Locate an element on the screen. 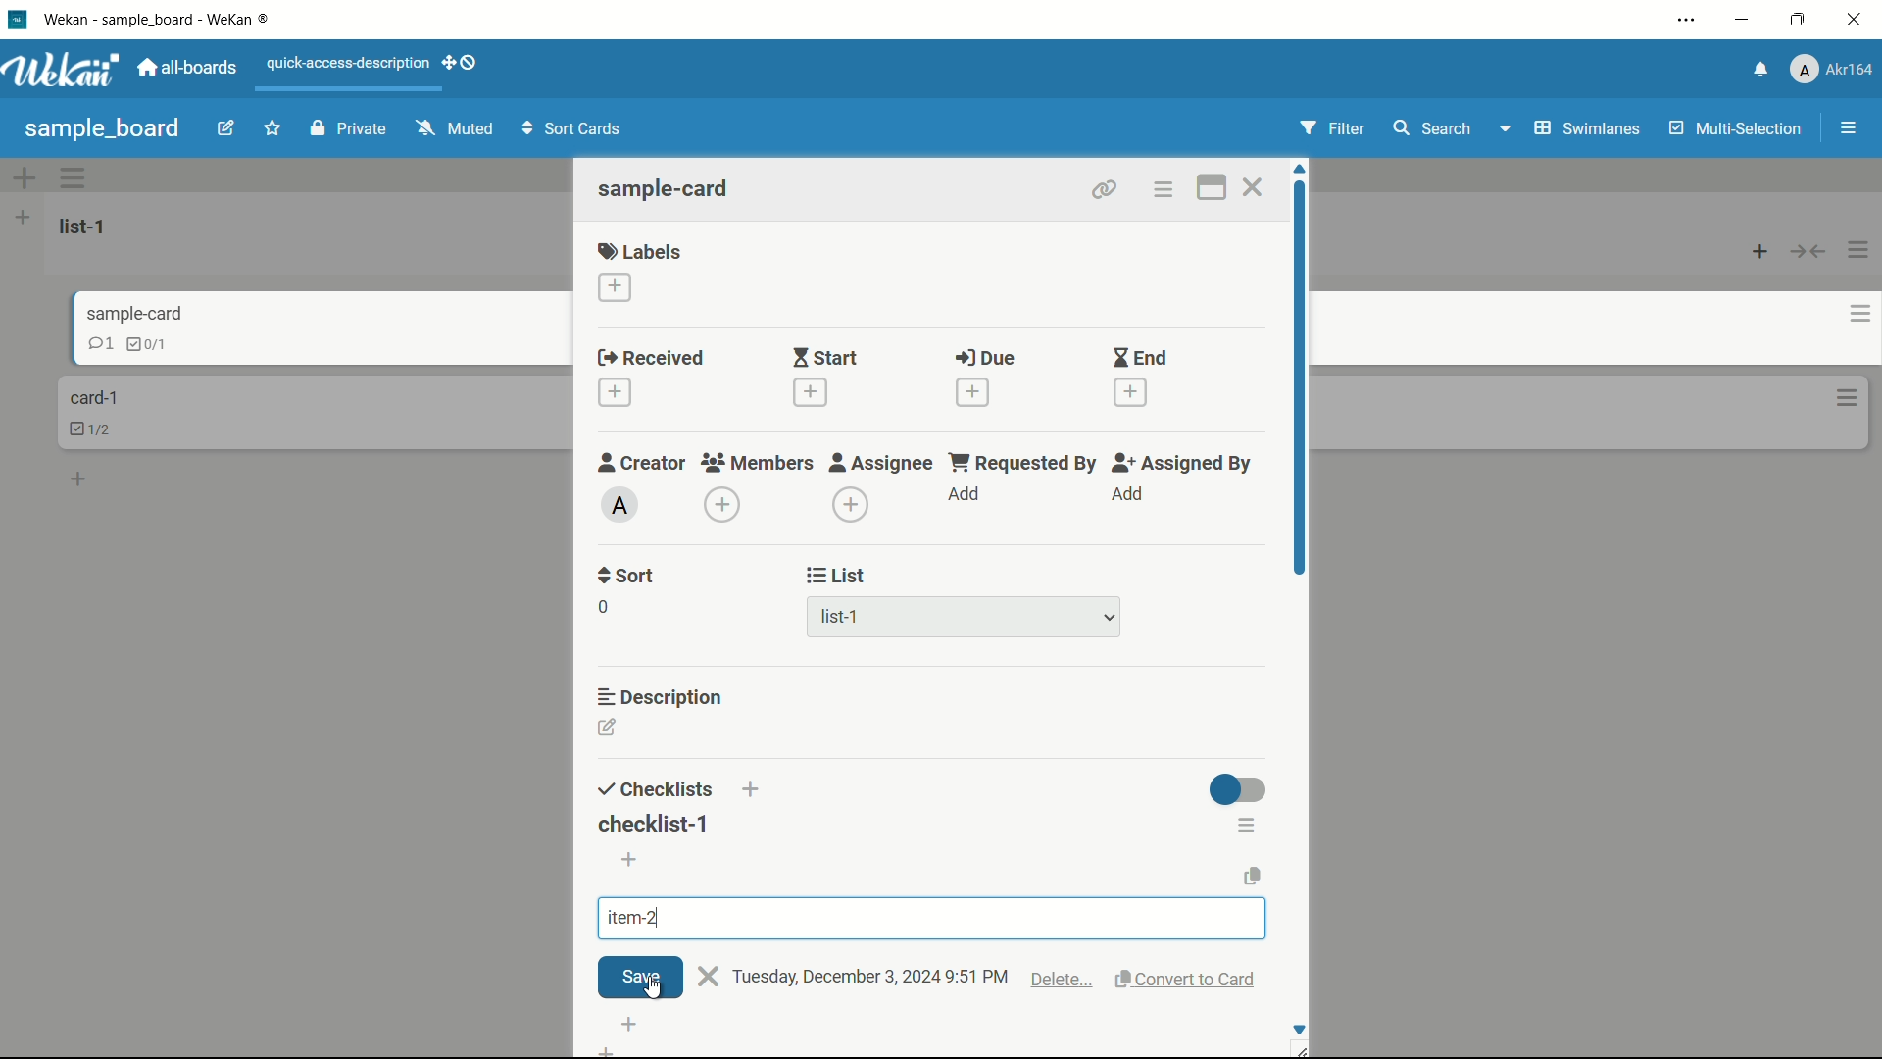  add label is located at coordinates (616, 287).